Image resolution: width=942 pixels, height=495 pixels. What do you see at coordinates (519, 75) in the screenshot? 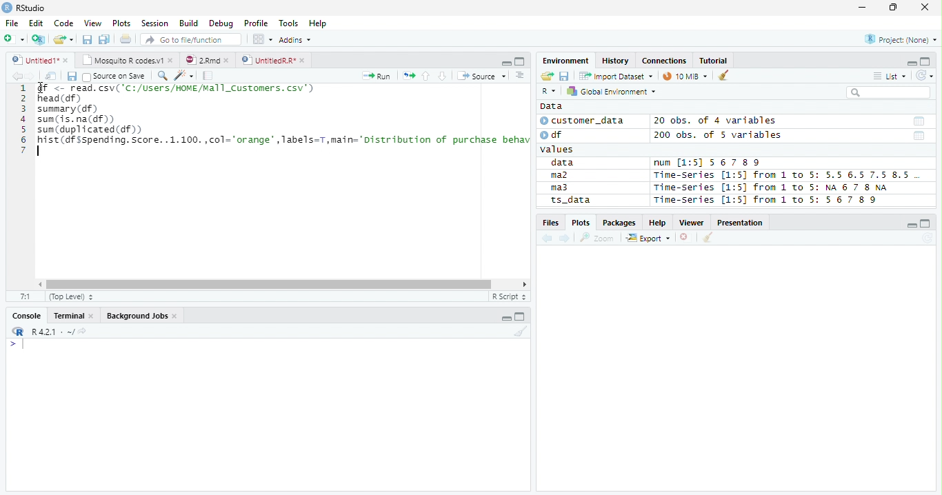
I see `Show document outline` at bounding box center [519, 75].